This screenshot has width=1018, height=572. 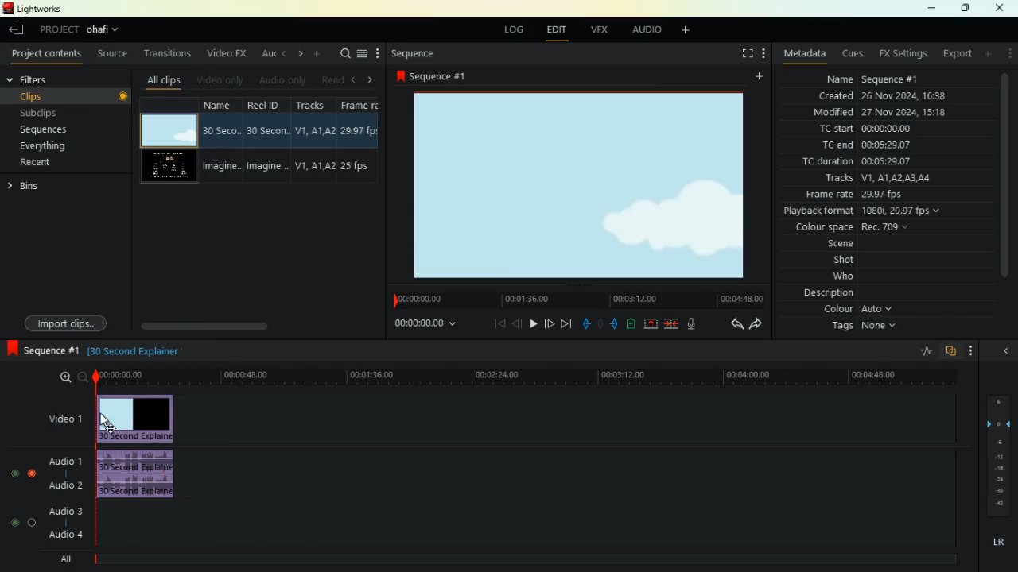 I want to click on video, so click(x=167, y=168).